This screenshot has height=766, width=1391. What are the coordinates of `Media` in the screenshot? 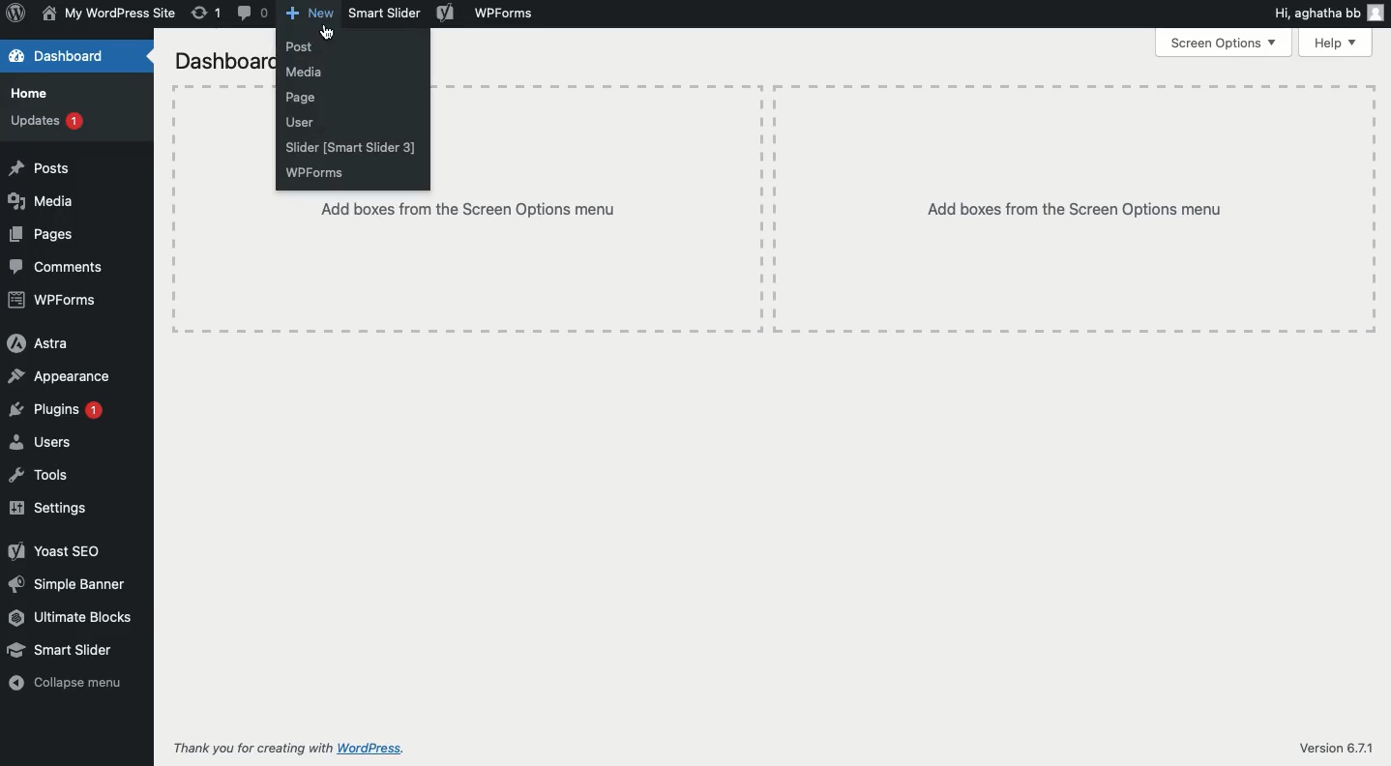 It's located at (304, 73).